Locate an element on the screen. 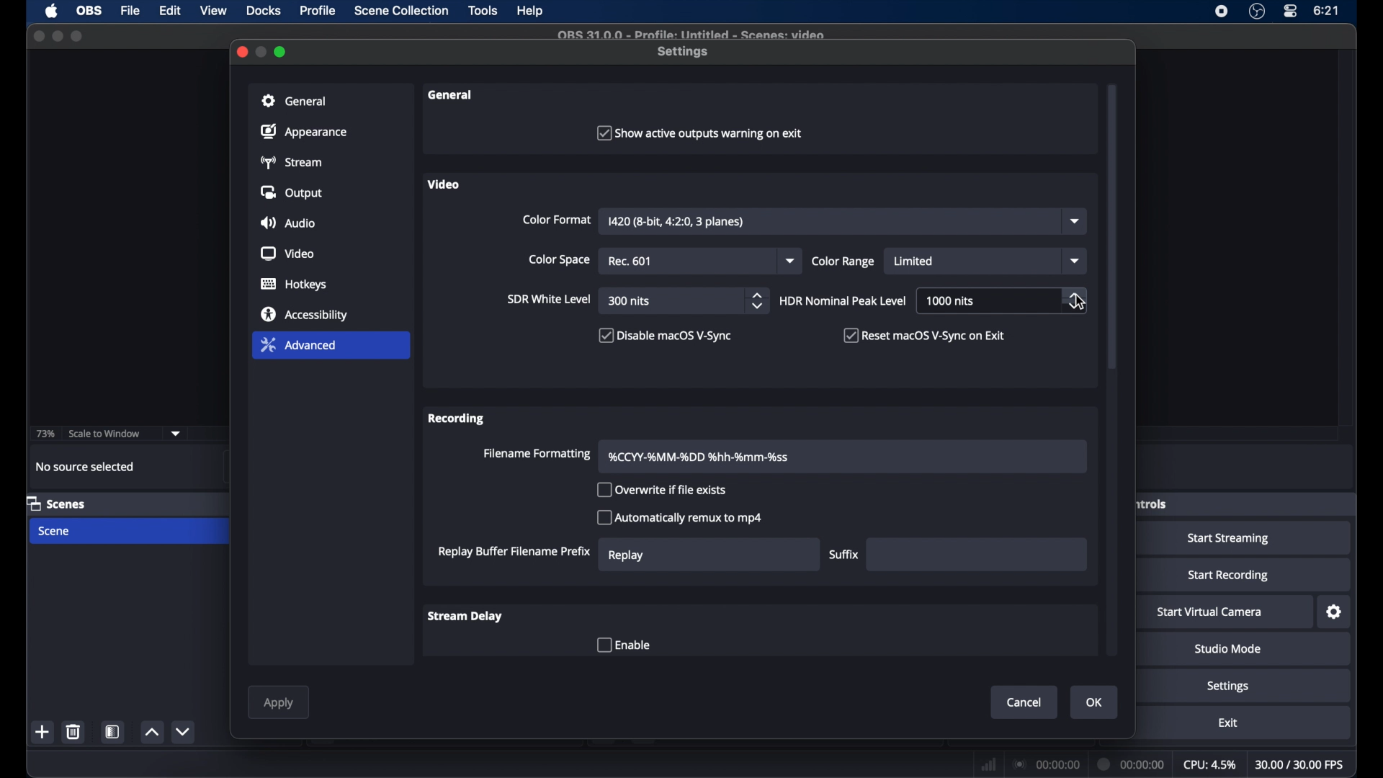 The height and width of the screenshot is (778, 1383). screen recorder icon is located at coordinates (1222, 11).